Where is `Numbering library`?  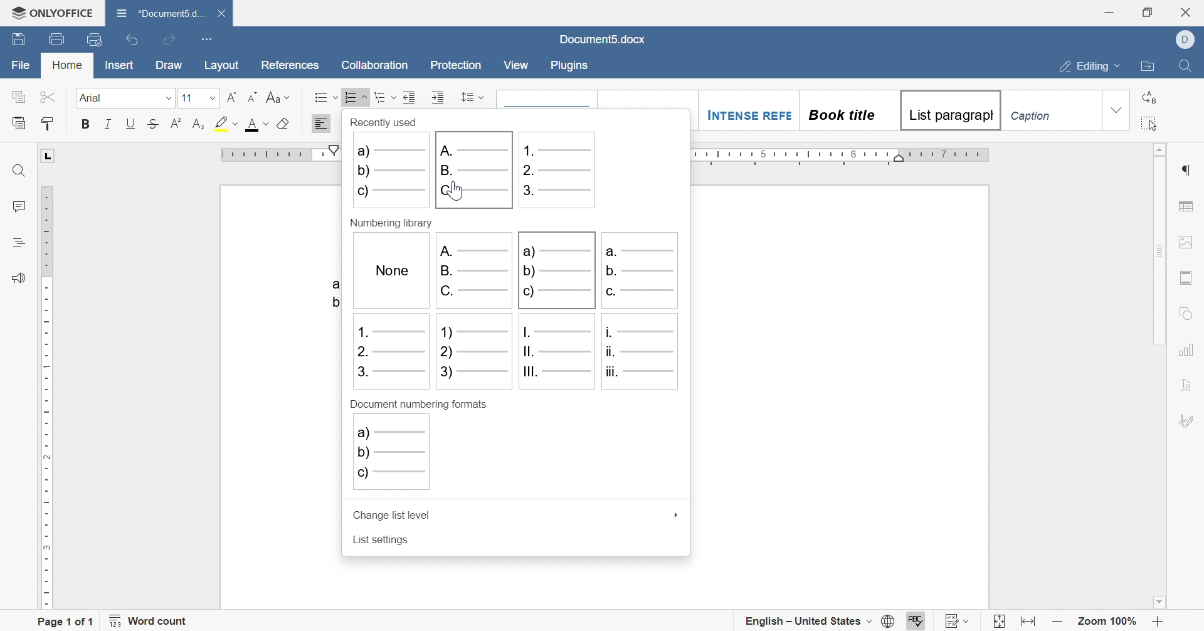 Numbering library is located at coordinates (394, 223).